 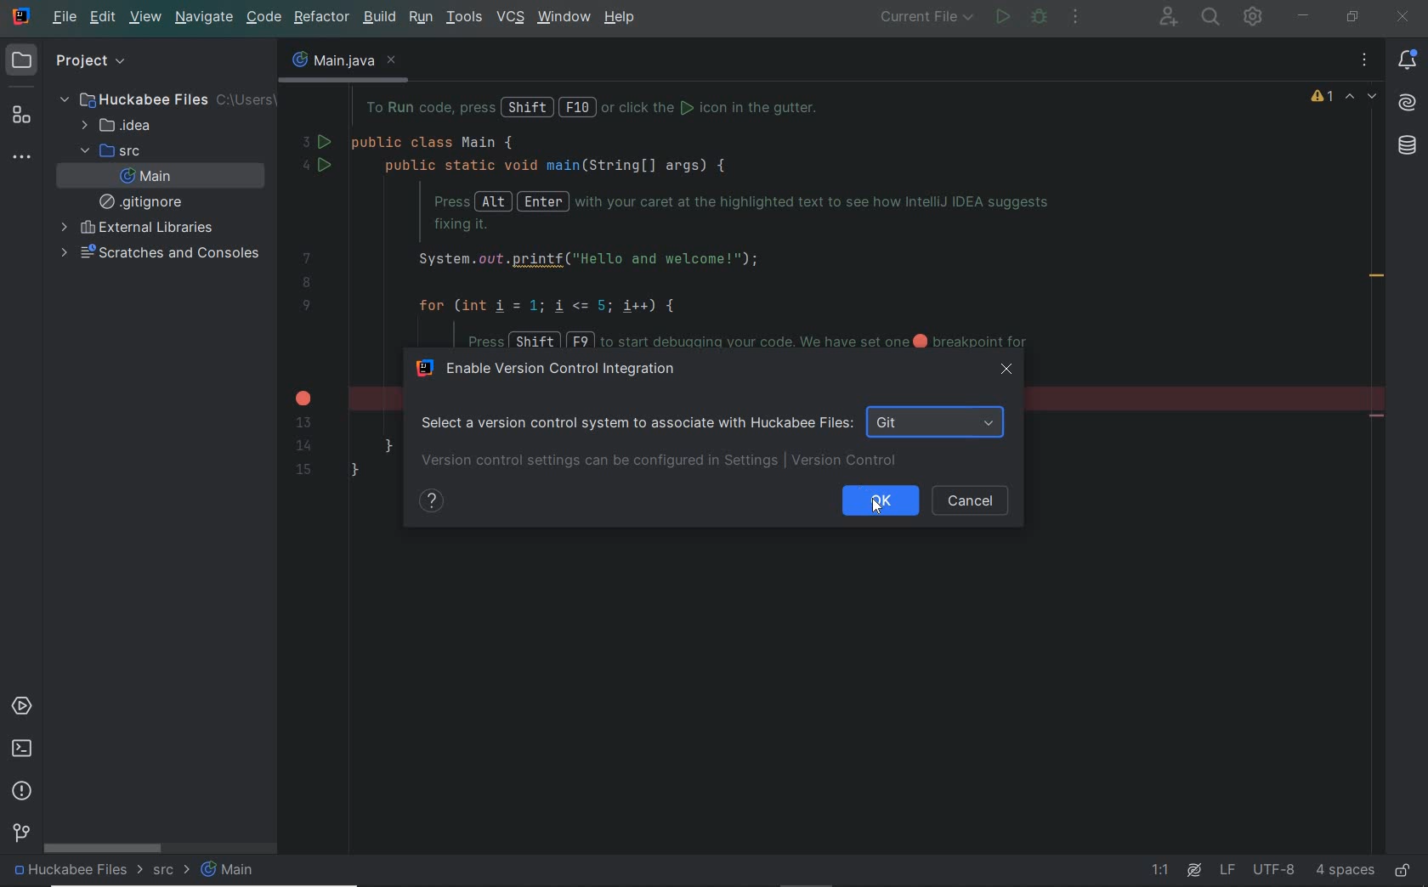 I want to click on file, so click(x=65, y=20).